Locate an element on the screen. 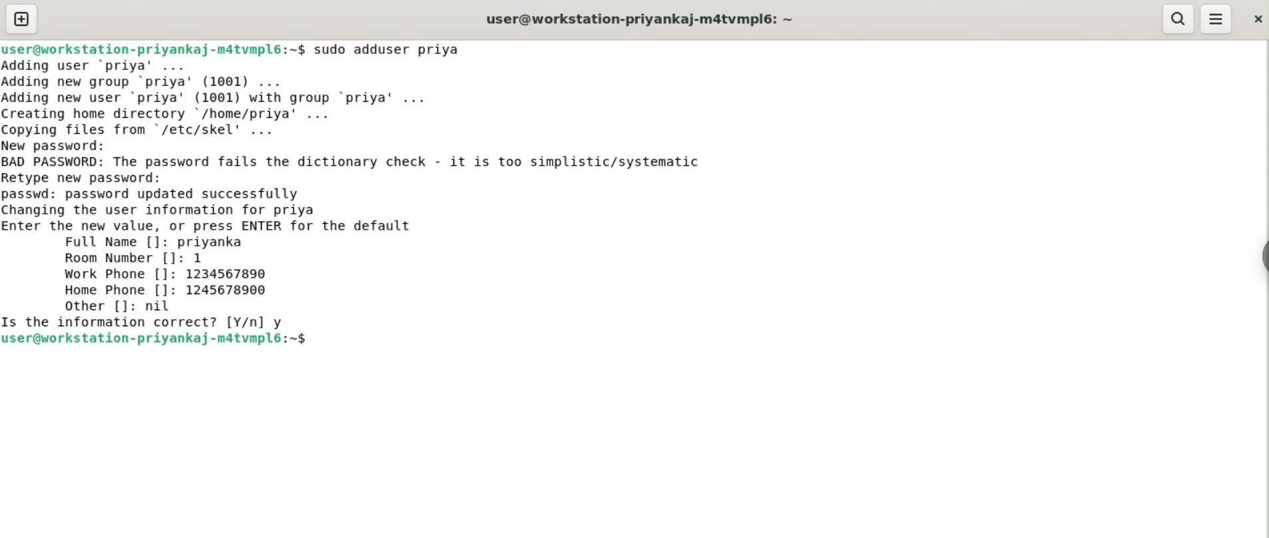  is thie information correct? [Y/n] is located at coordinates (132, 322).